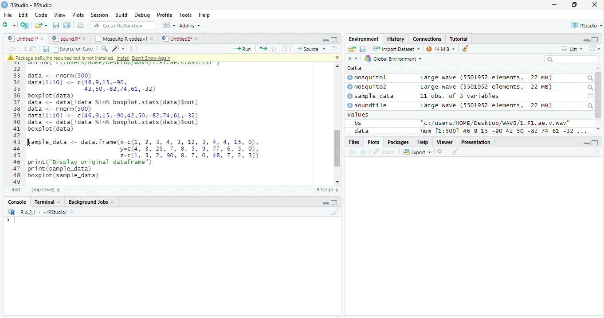 The width and height of the screenshot is (604, 318). Describe the element at coordinates (358, 115) in the screenshot. I see `values` at that location.